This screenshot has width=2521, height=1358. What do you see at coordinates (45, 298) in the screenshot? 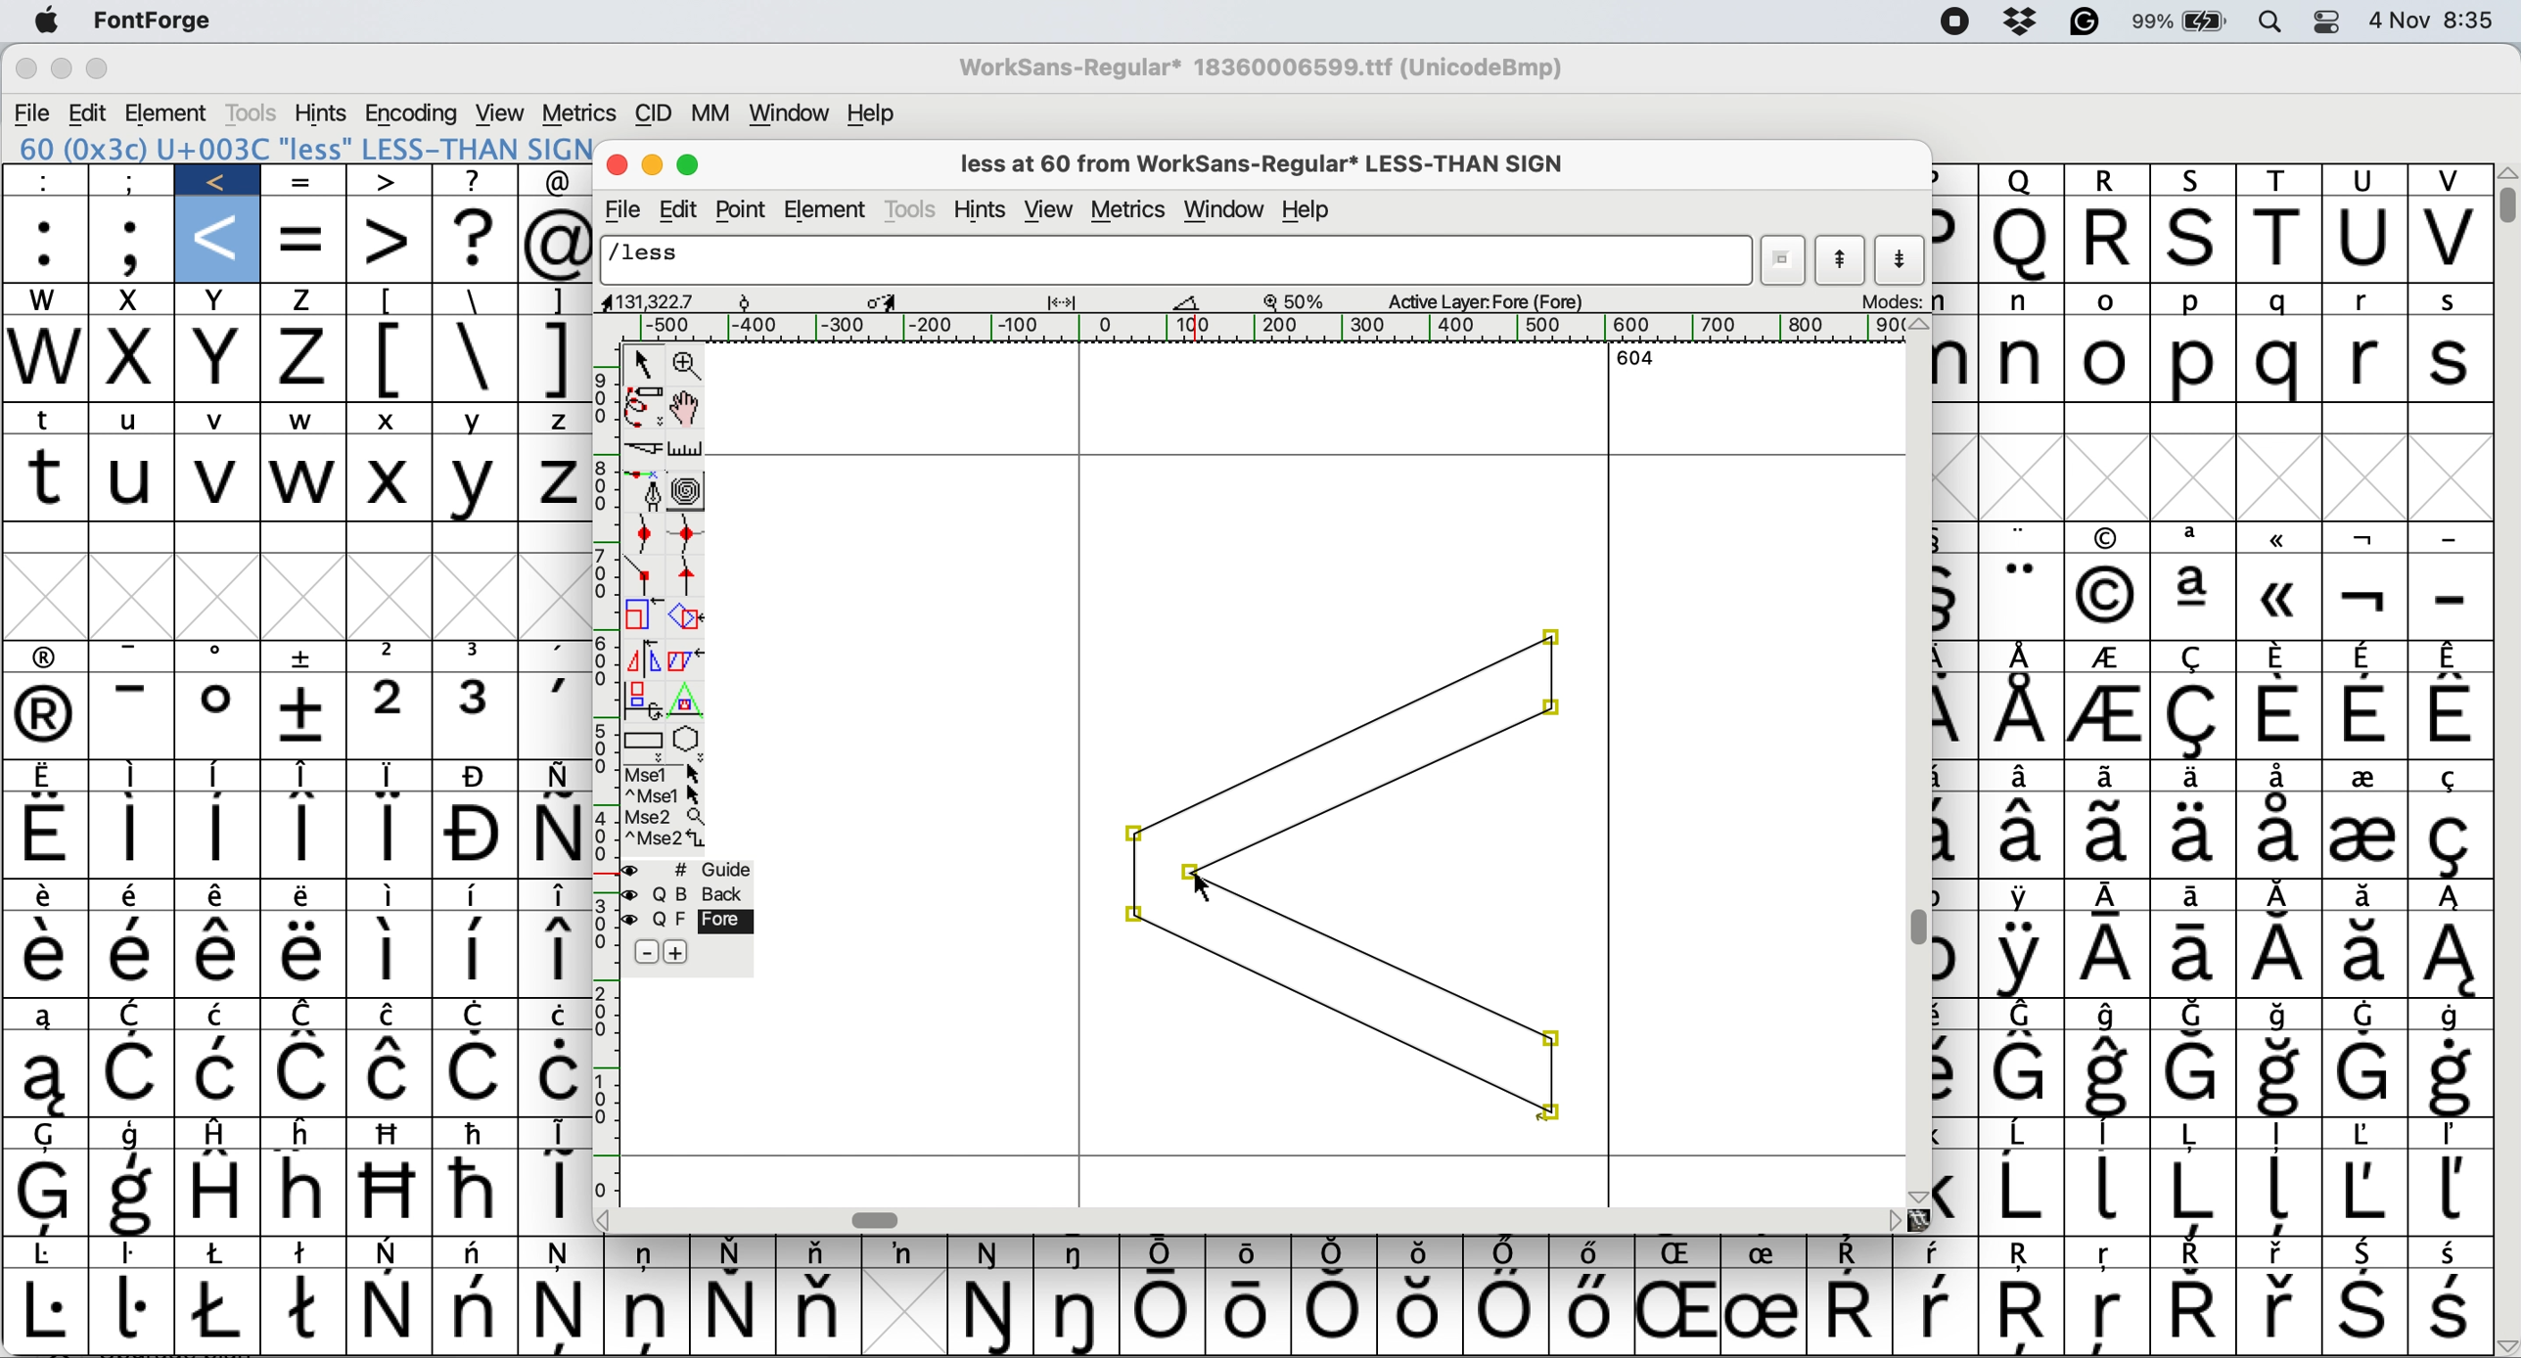
I see `w` at bounding box center [45, 298].